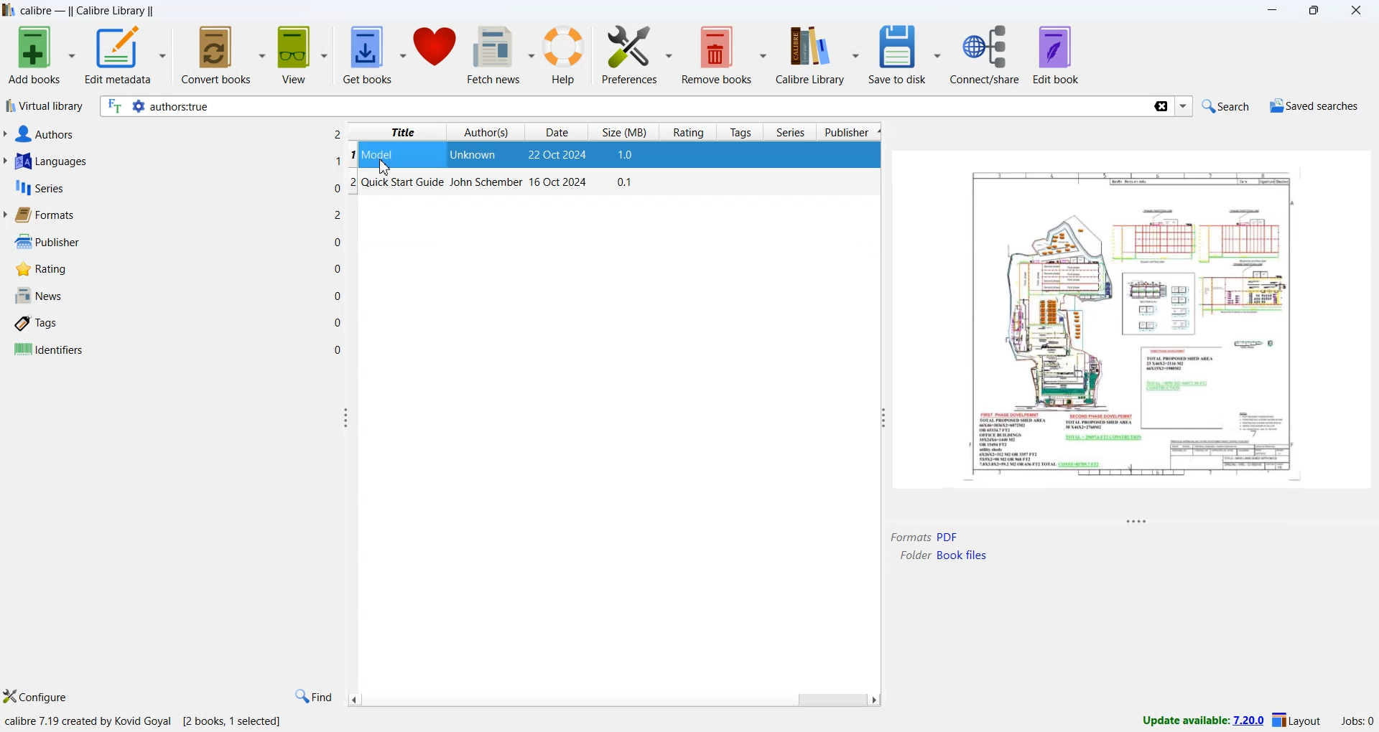 The height and width of the screenshot is (732, 1379). I want to click on 0, so click(338, 243).